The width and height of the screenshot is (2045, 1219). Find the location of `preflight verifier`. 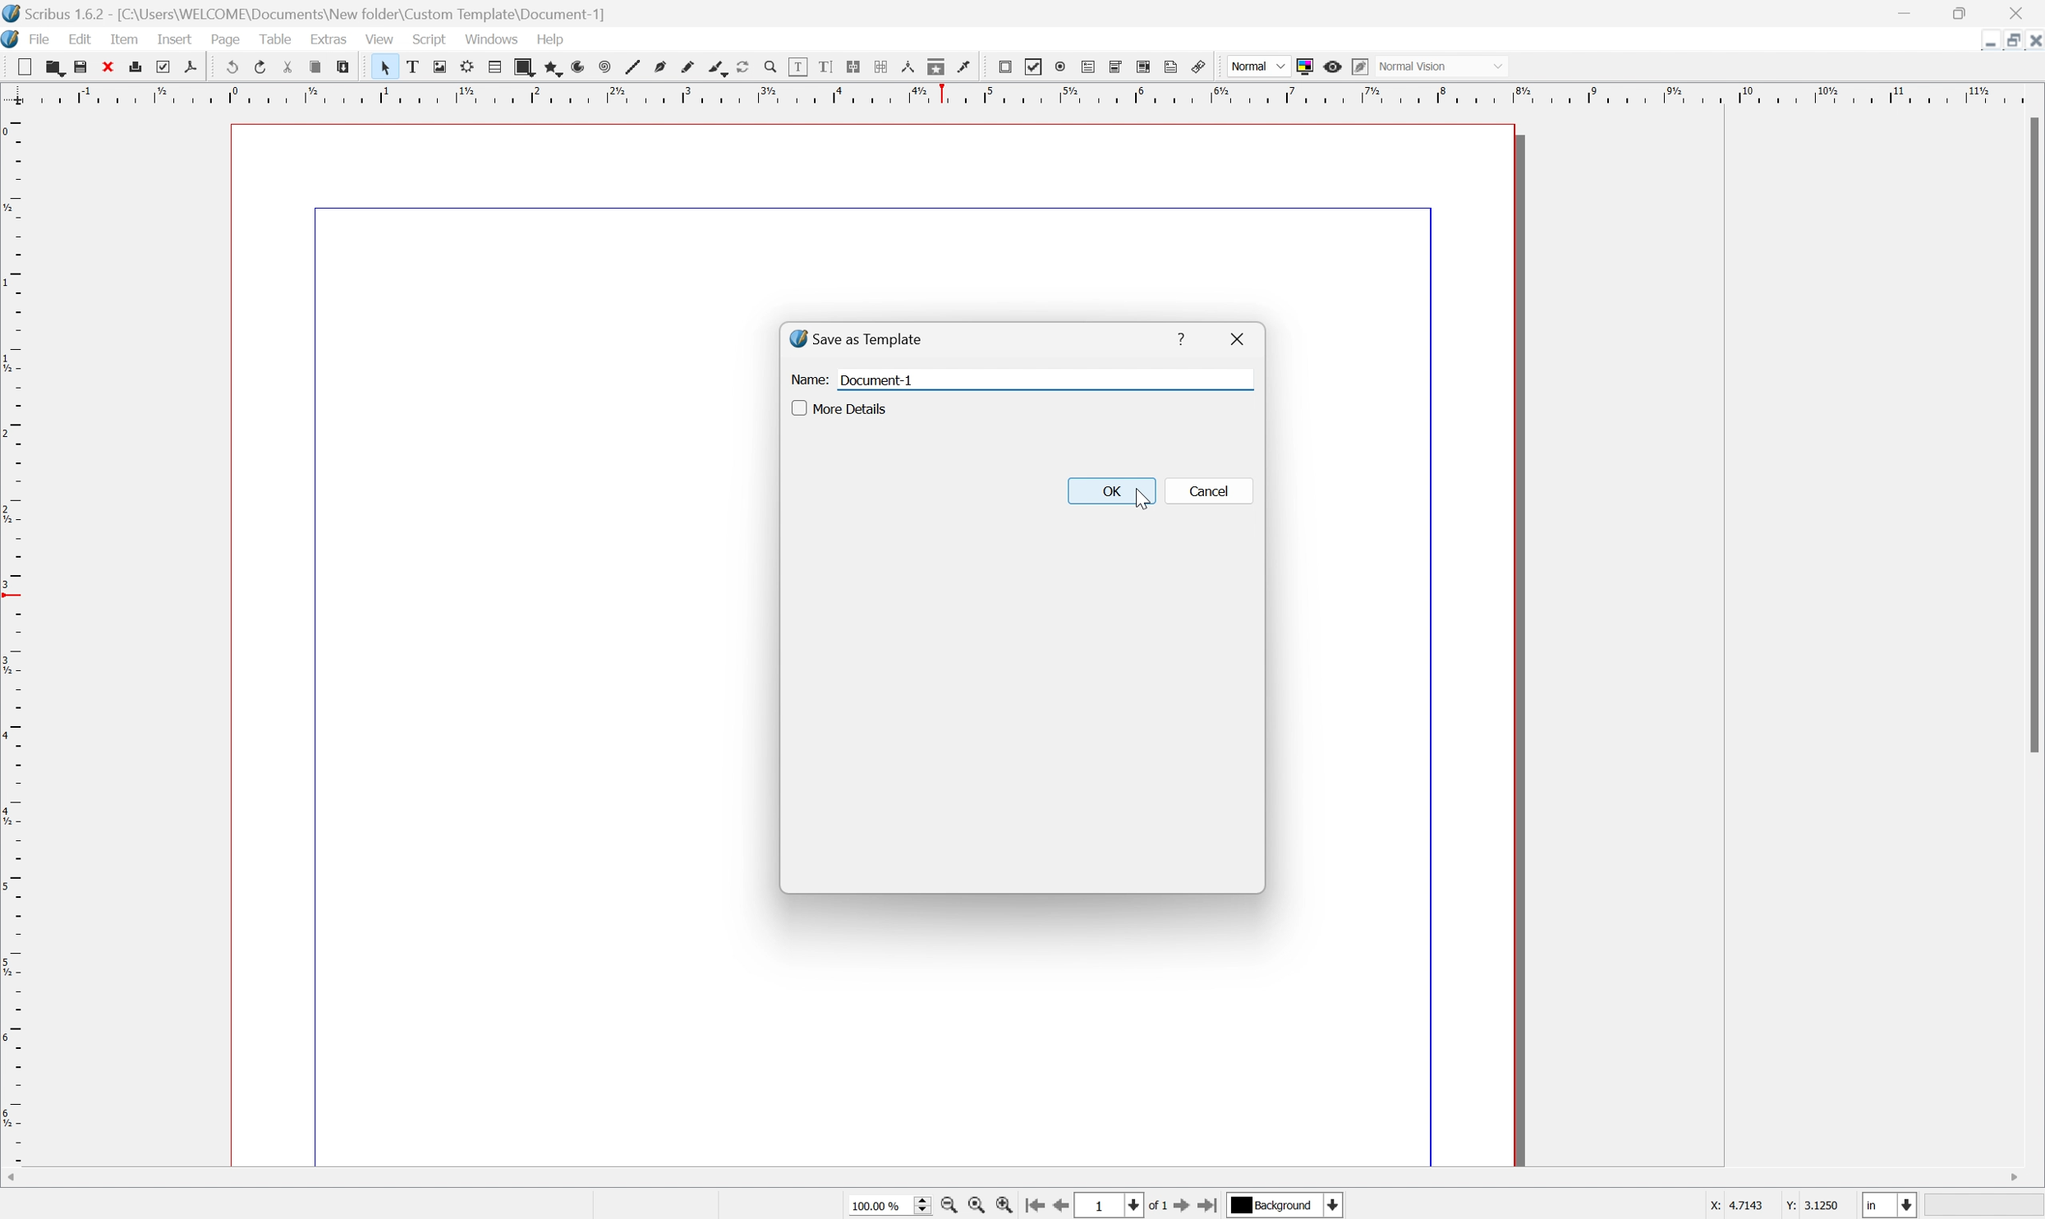

preflight verifier is located at coordinates (160, 67).